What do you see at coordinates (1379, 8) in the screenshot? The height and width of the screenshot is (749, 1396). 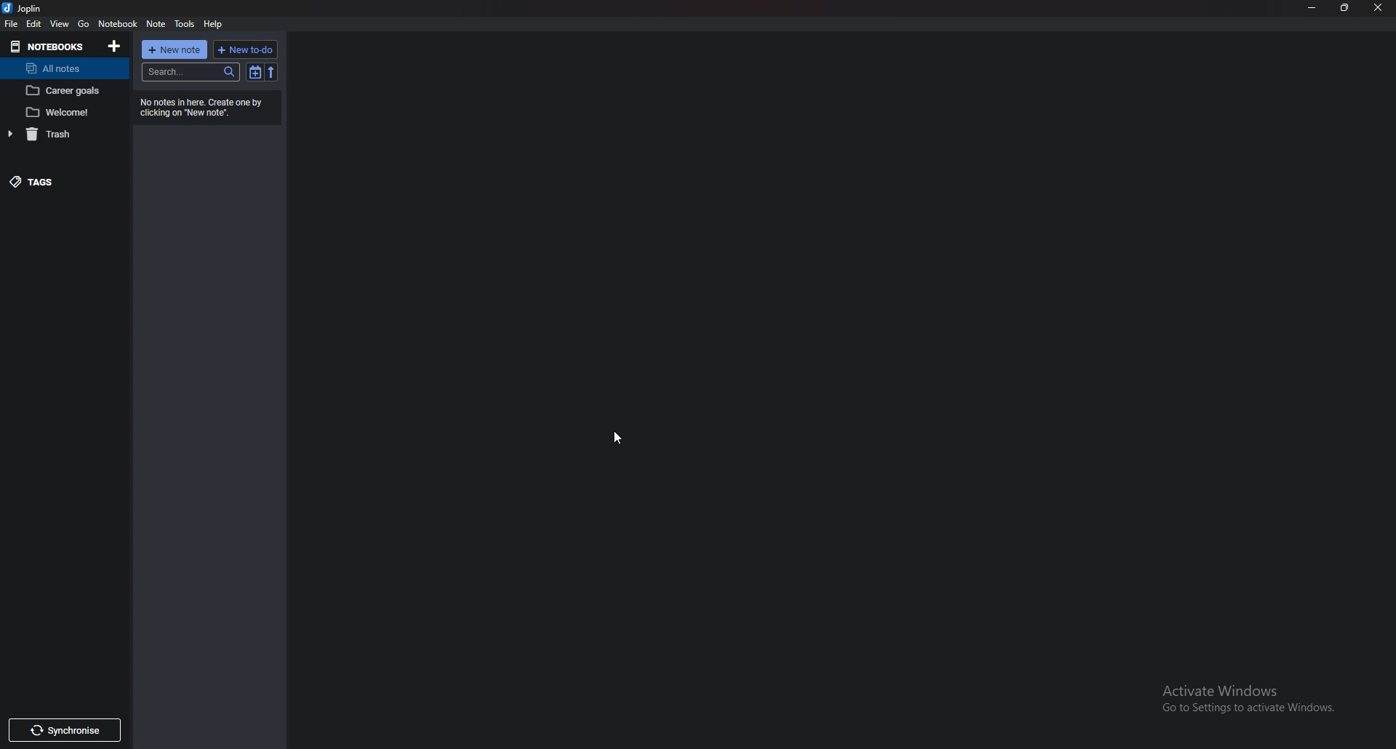 I see `close` at bounding box center [1379, 8].